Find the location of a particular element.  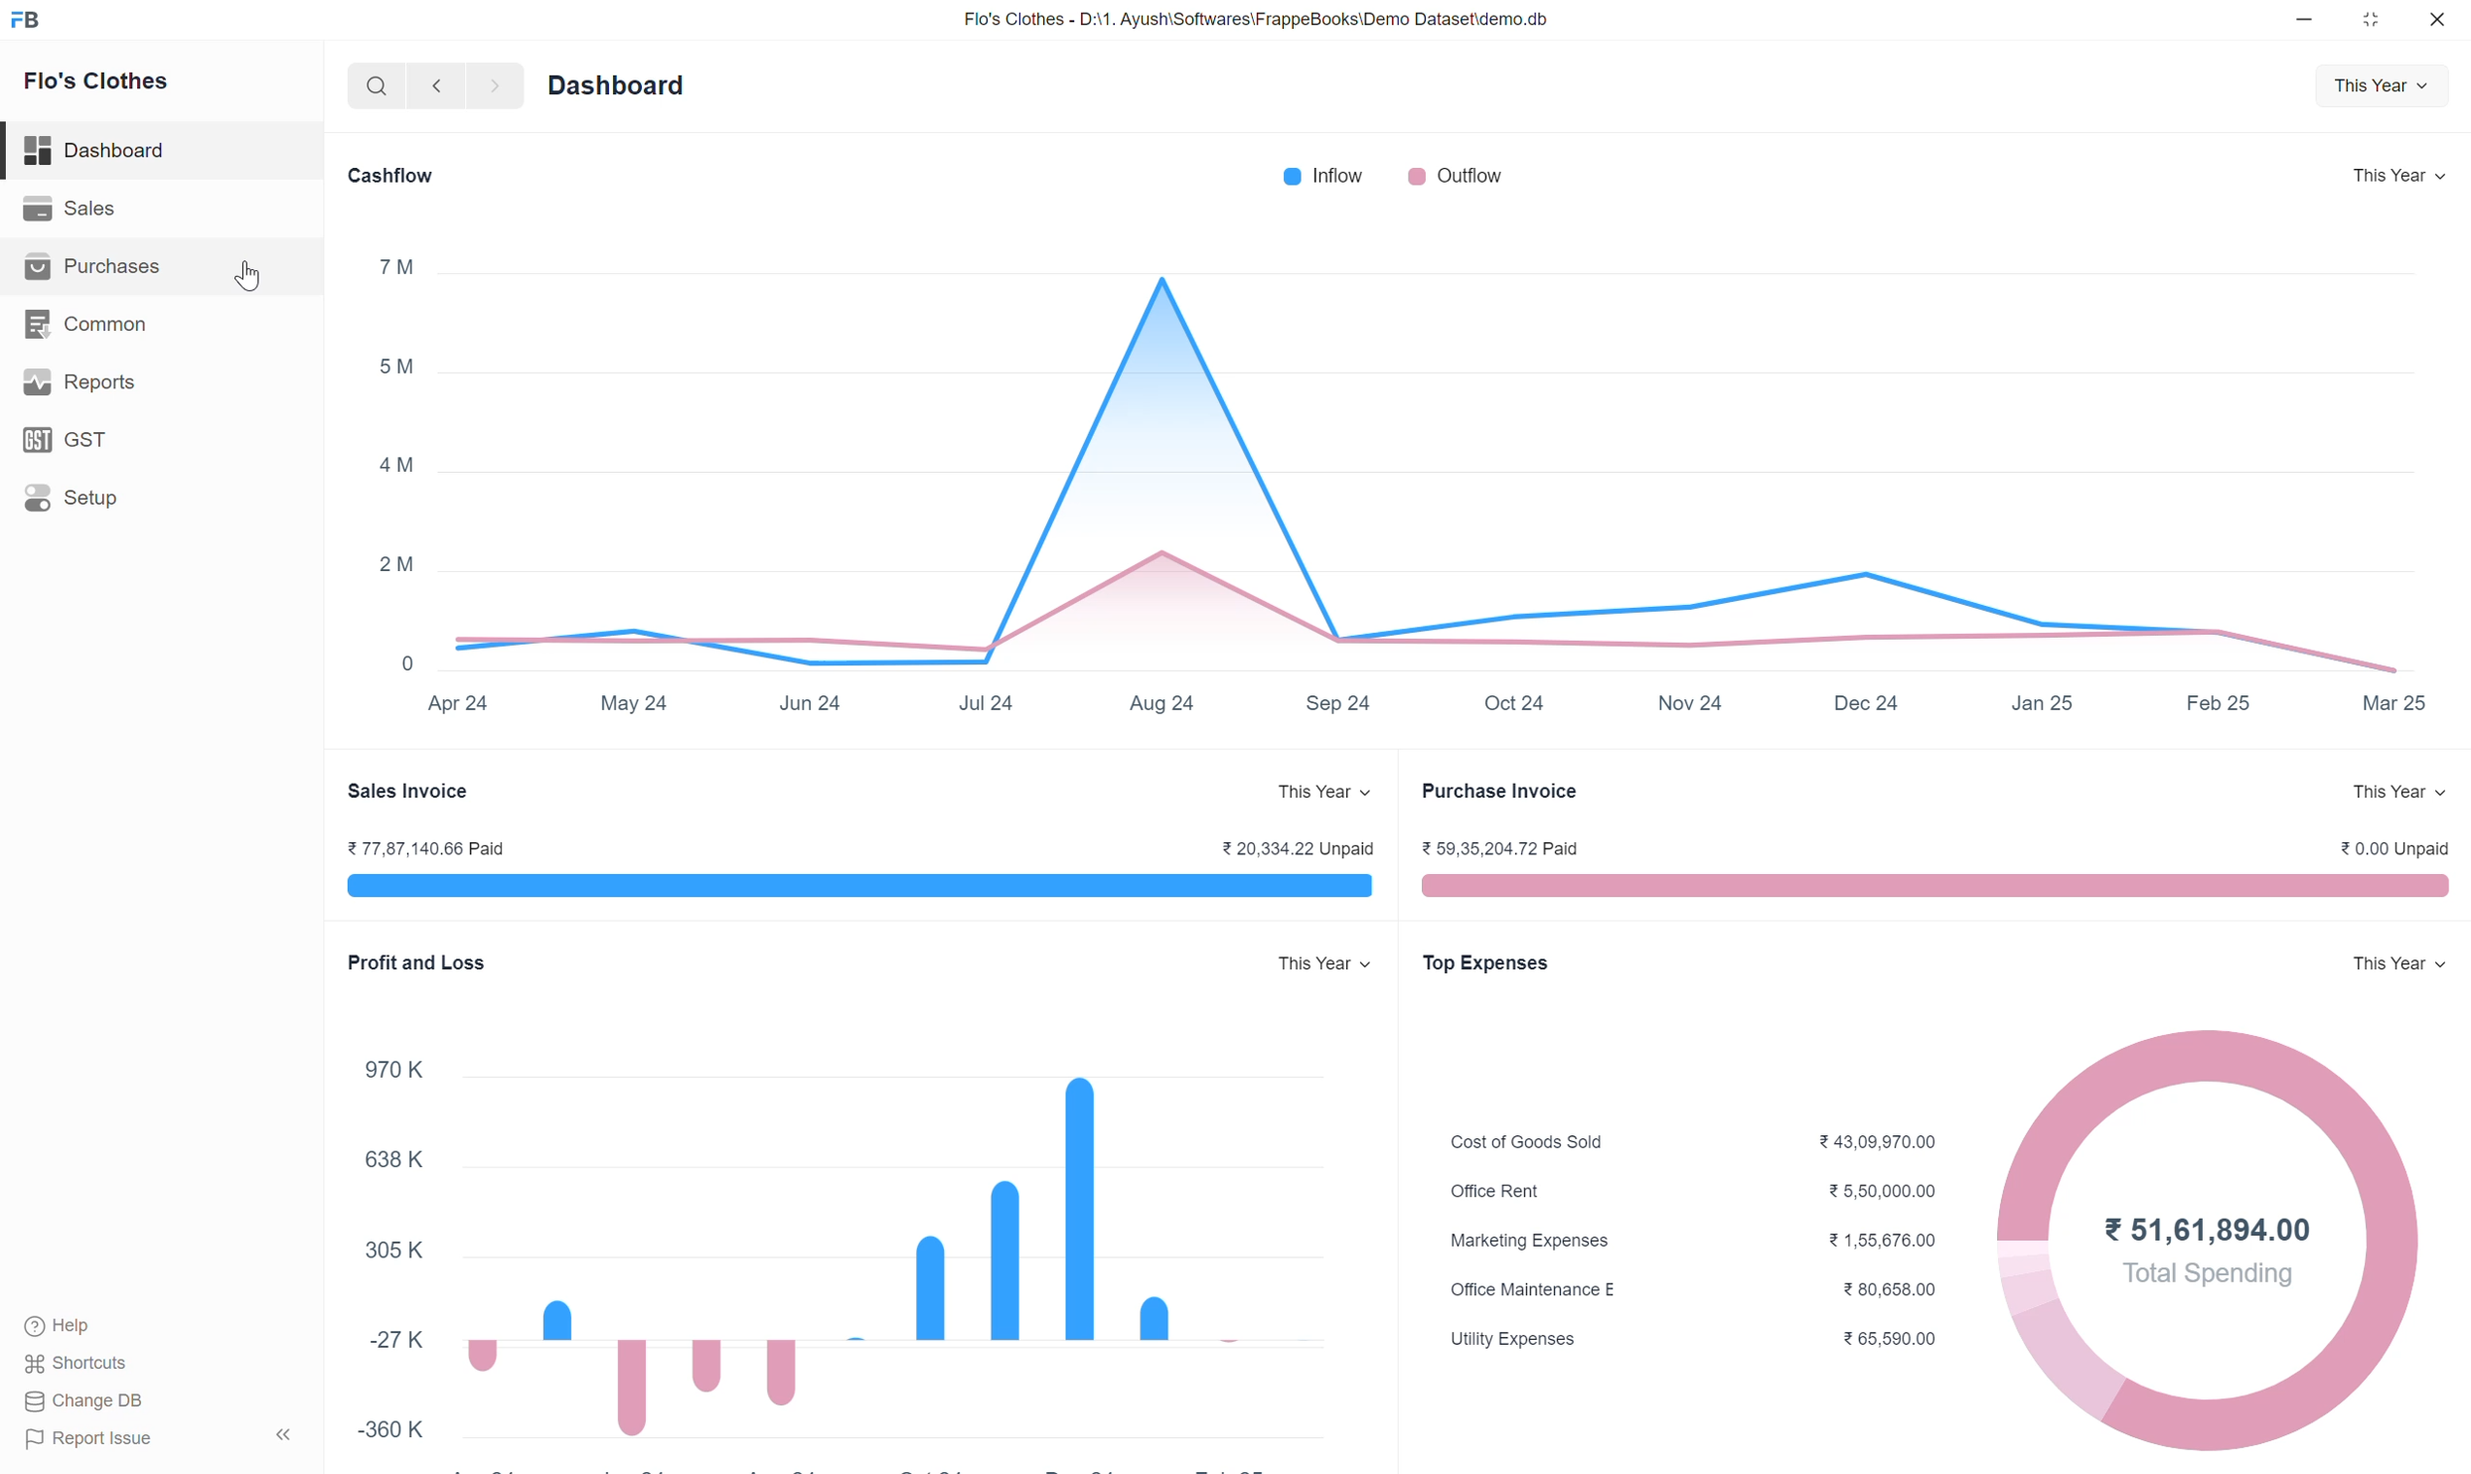

Profit and Loss is located at coordinates (420, 961).